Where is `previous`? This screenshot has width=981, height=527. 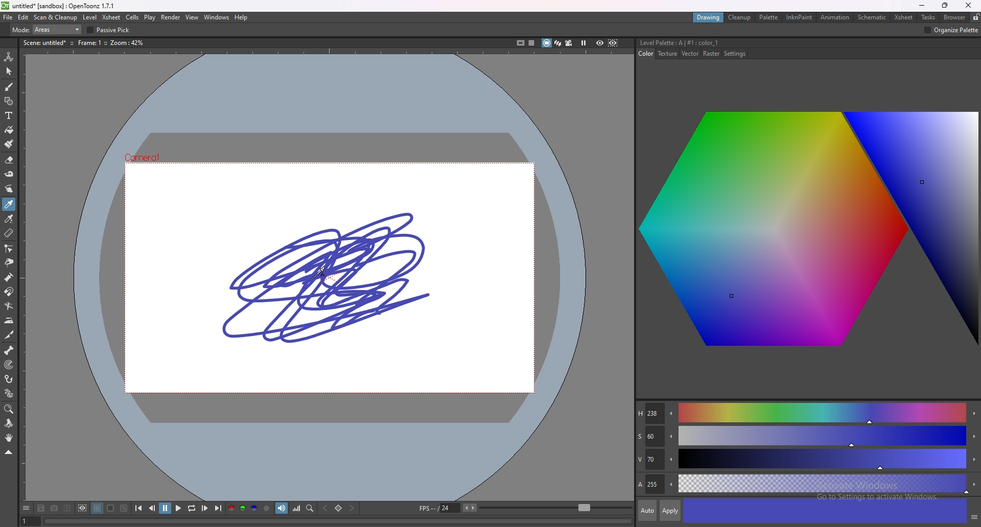
previous is located at coordinates (152, 508).